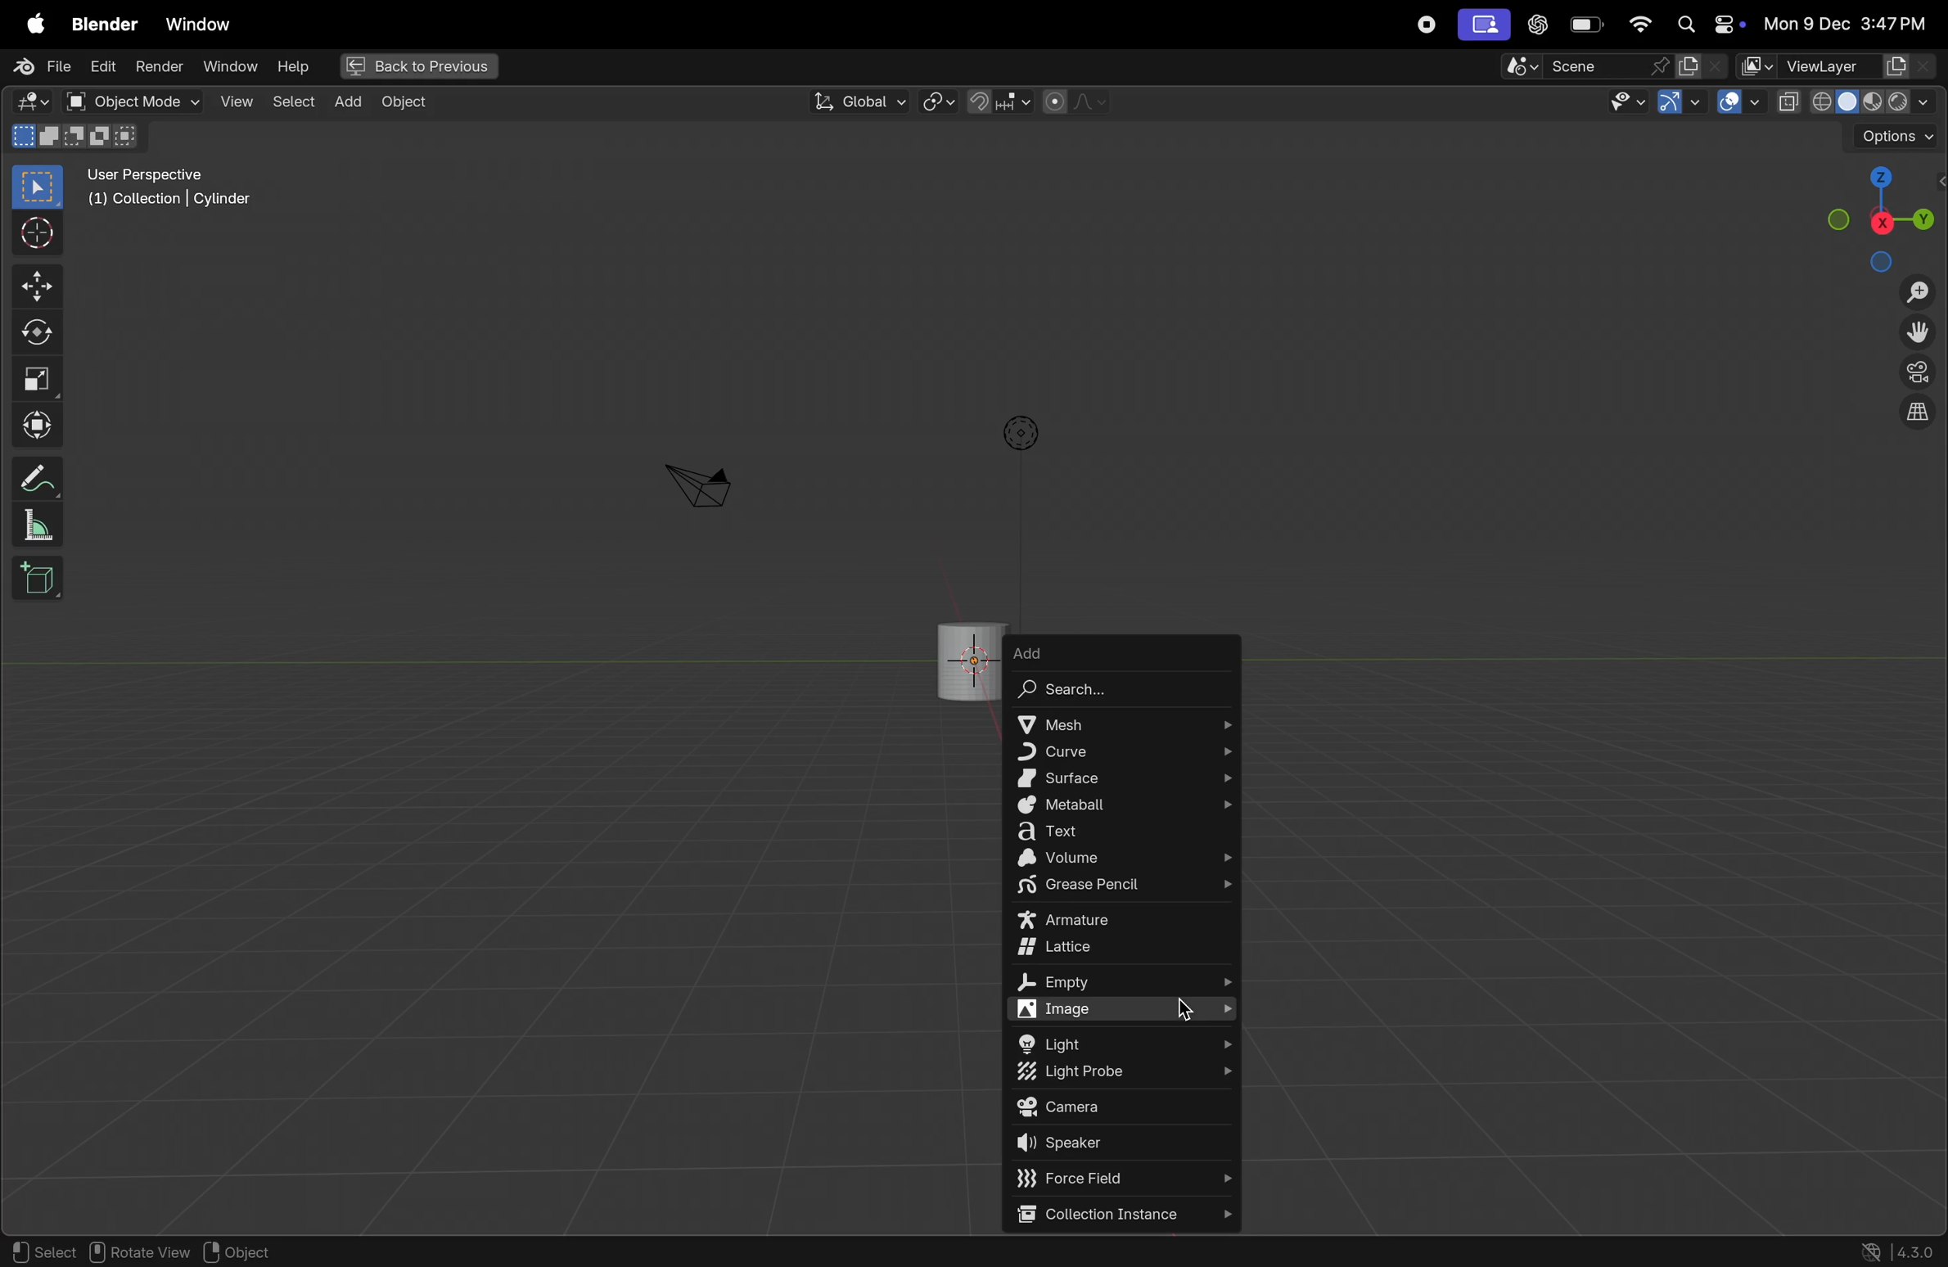 This screenshot has width=1948, height=1267. Describe the element at coordinates (233, 101) in the screenshot. I see `view` at that location.